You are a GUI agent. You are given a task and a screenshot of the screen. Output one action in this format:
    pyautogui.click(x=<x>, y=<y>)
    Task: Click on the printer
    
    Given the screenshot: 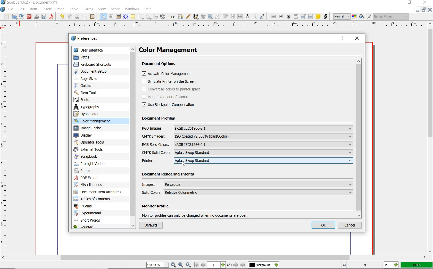 What is the action you would take?
    pyautogui.click(x=88, y=171)
    